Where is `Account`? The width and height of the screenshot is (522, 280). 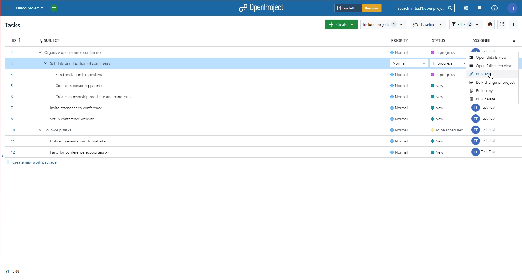
Account is located at coordinates (514, 8).